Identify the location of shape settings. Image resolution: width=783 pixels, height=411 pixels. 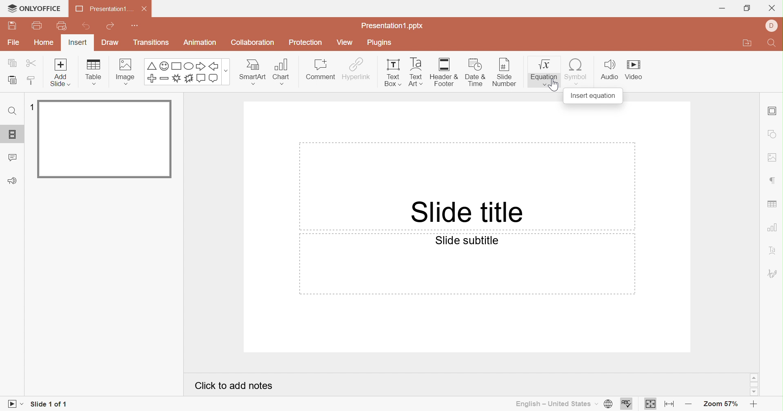
(773, 134).